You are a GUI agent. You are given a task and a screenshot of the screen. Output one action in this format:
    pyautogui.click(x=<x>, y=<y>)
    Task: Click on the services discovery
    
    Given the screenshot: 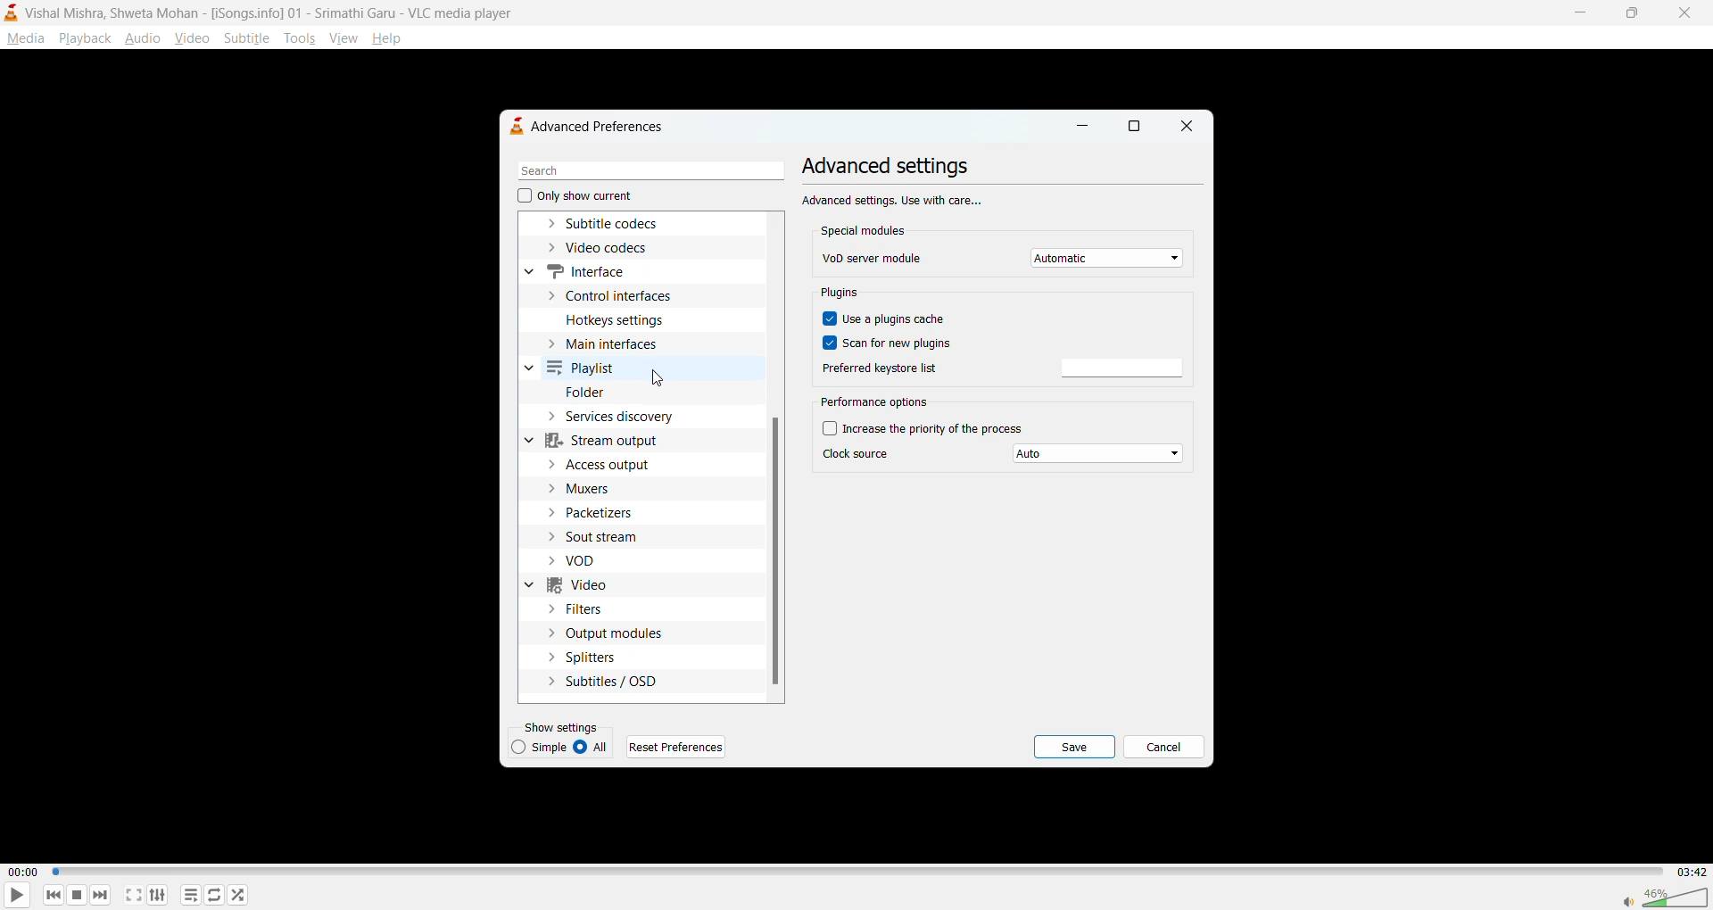 What is the action you would take?
    pyautogui.click(x=624, y=417)
    